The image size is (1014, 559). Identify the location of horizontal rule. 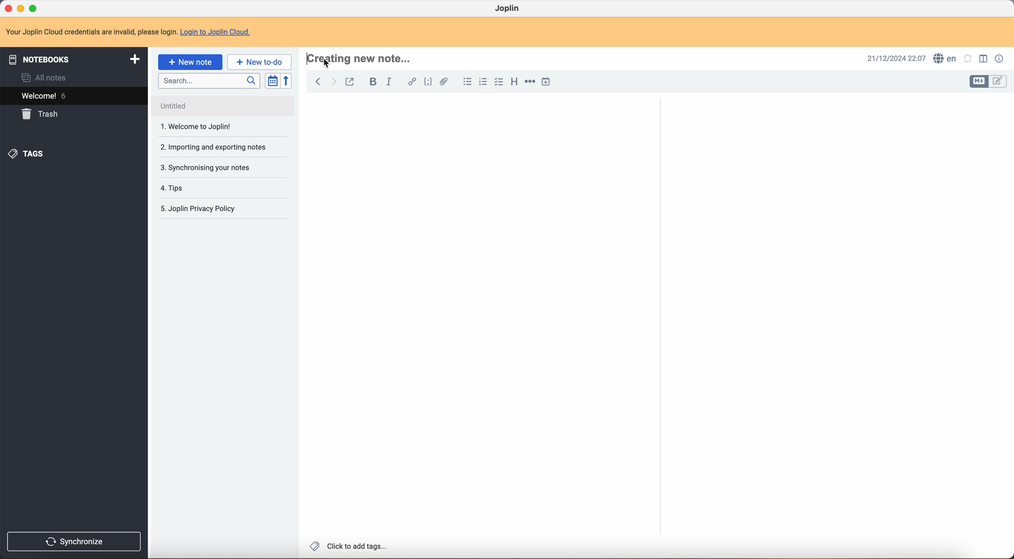
(530, 83).